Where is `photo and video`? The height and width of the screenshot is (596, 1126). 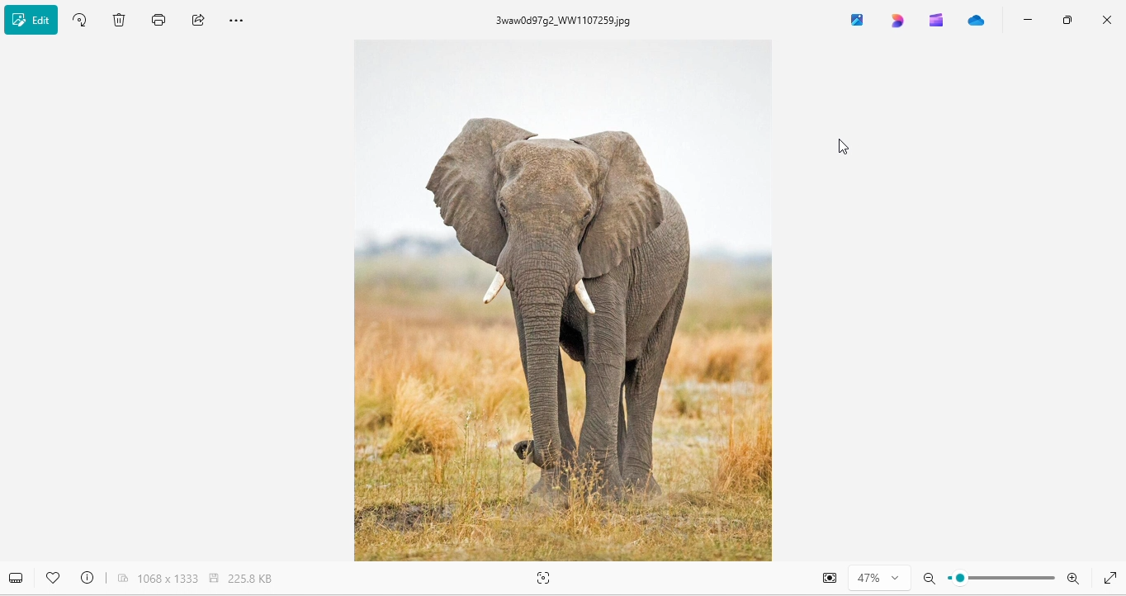
photo and video is located at coordinates (862, 20).